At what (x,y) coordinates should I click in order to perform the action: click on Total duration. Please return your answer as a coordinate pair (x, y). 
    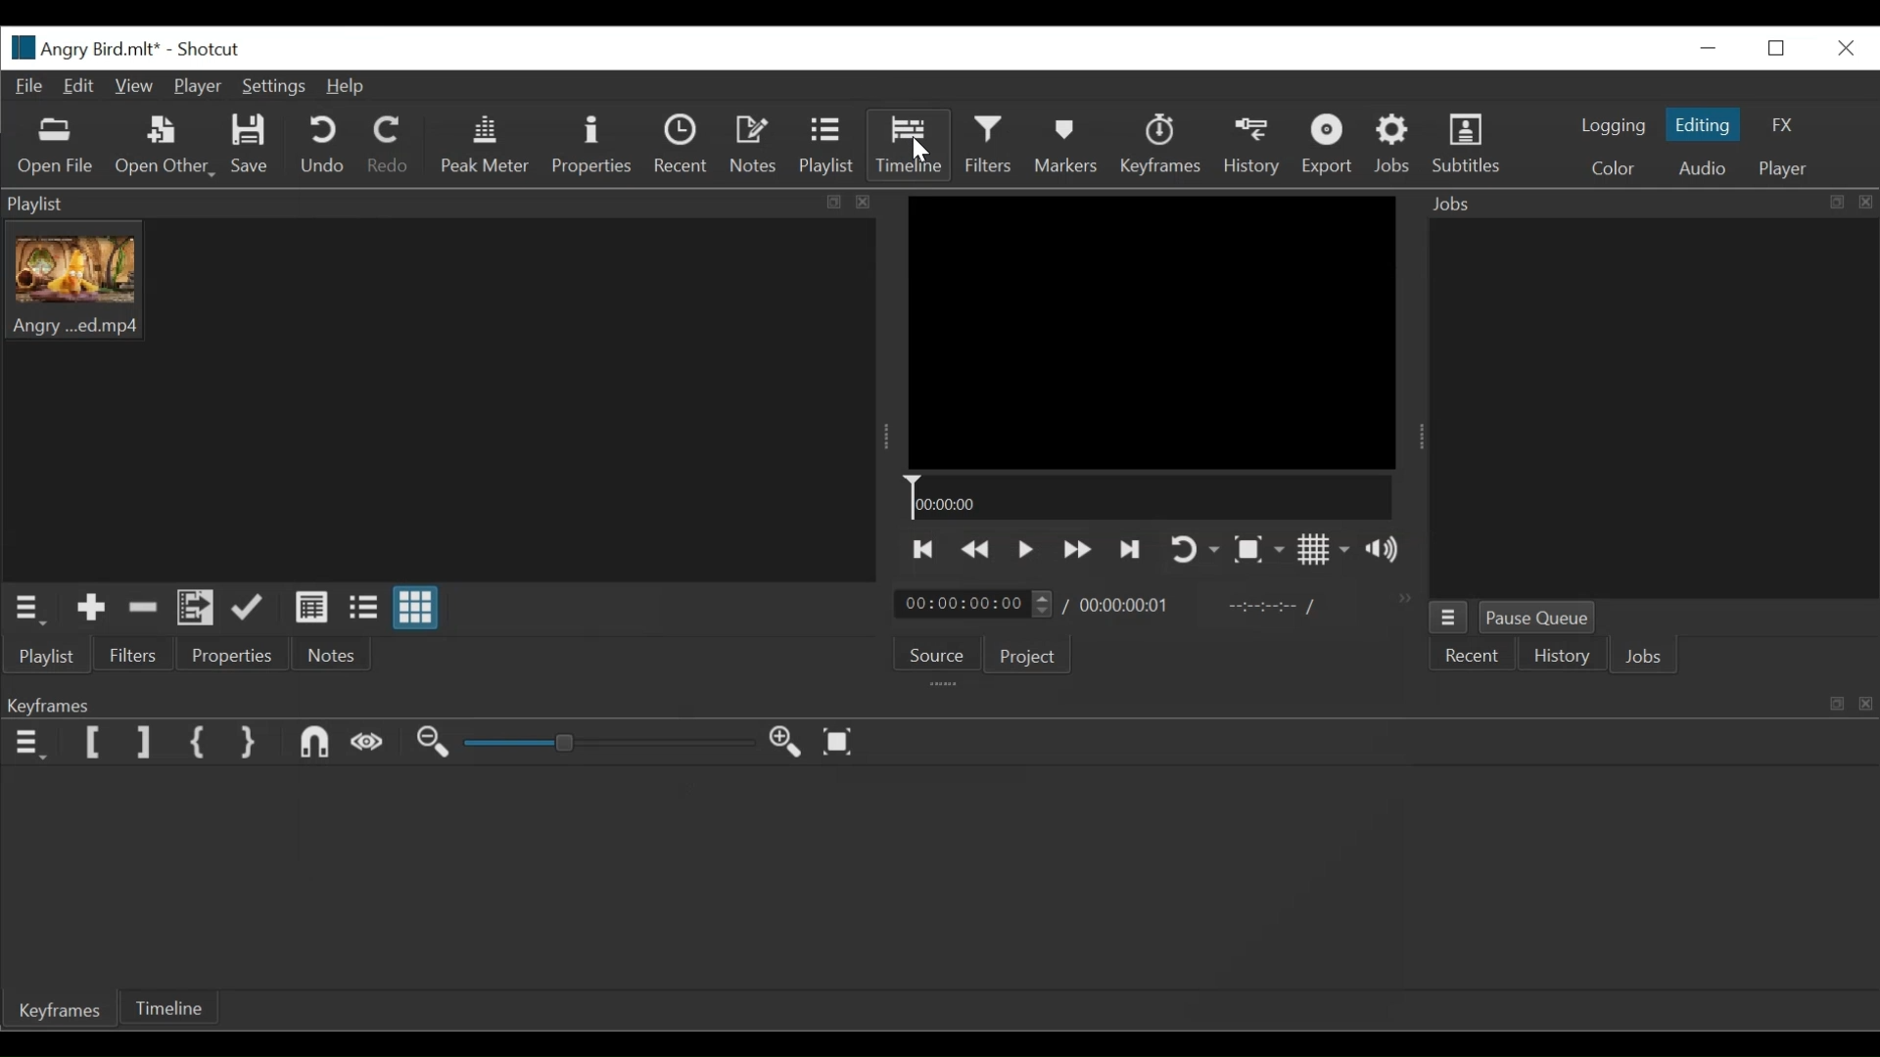
    Looking at the image, I should click on (1123, 608).